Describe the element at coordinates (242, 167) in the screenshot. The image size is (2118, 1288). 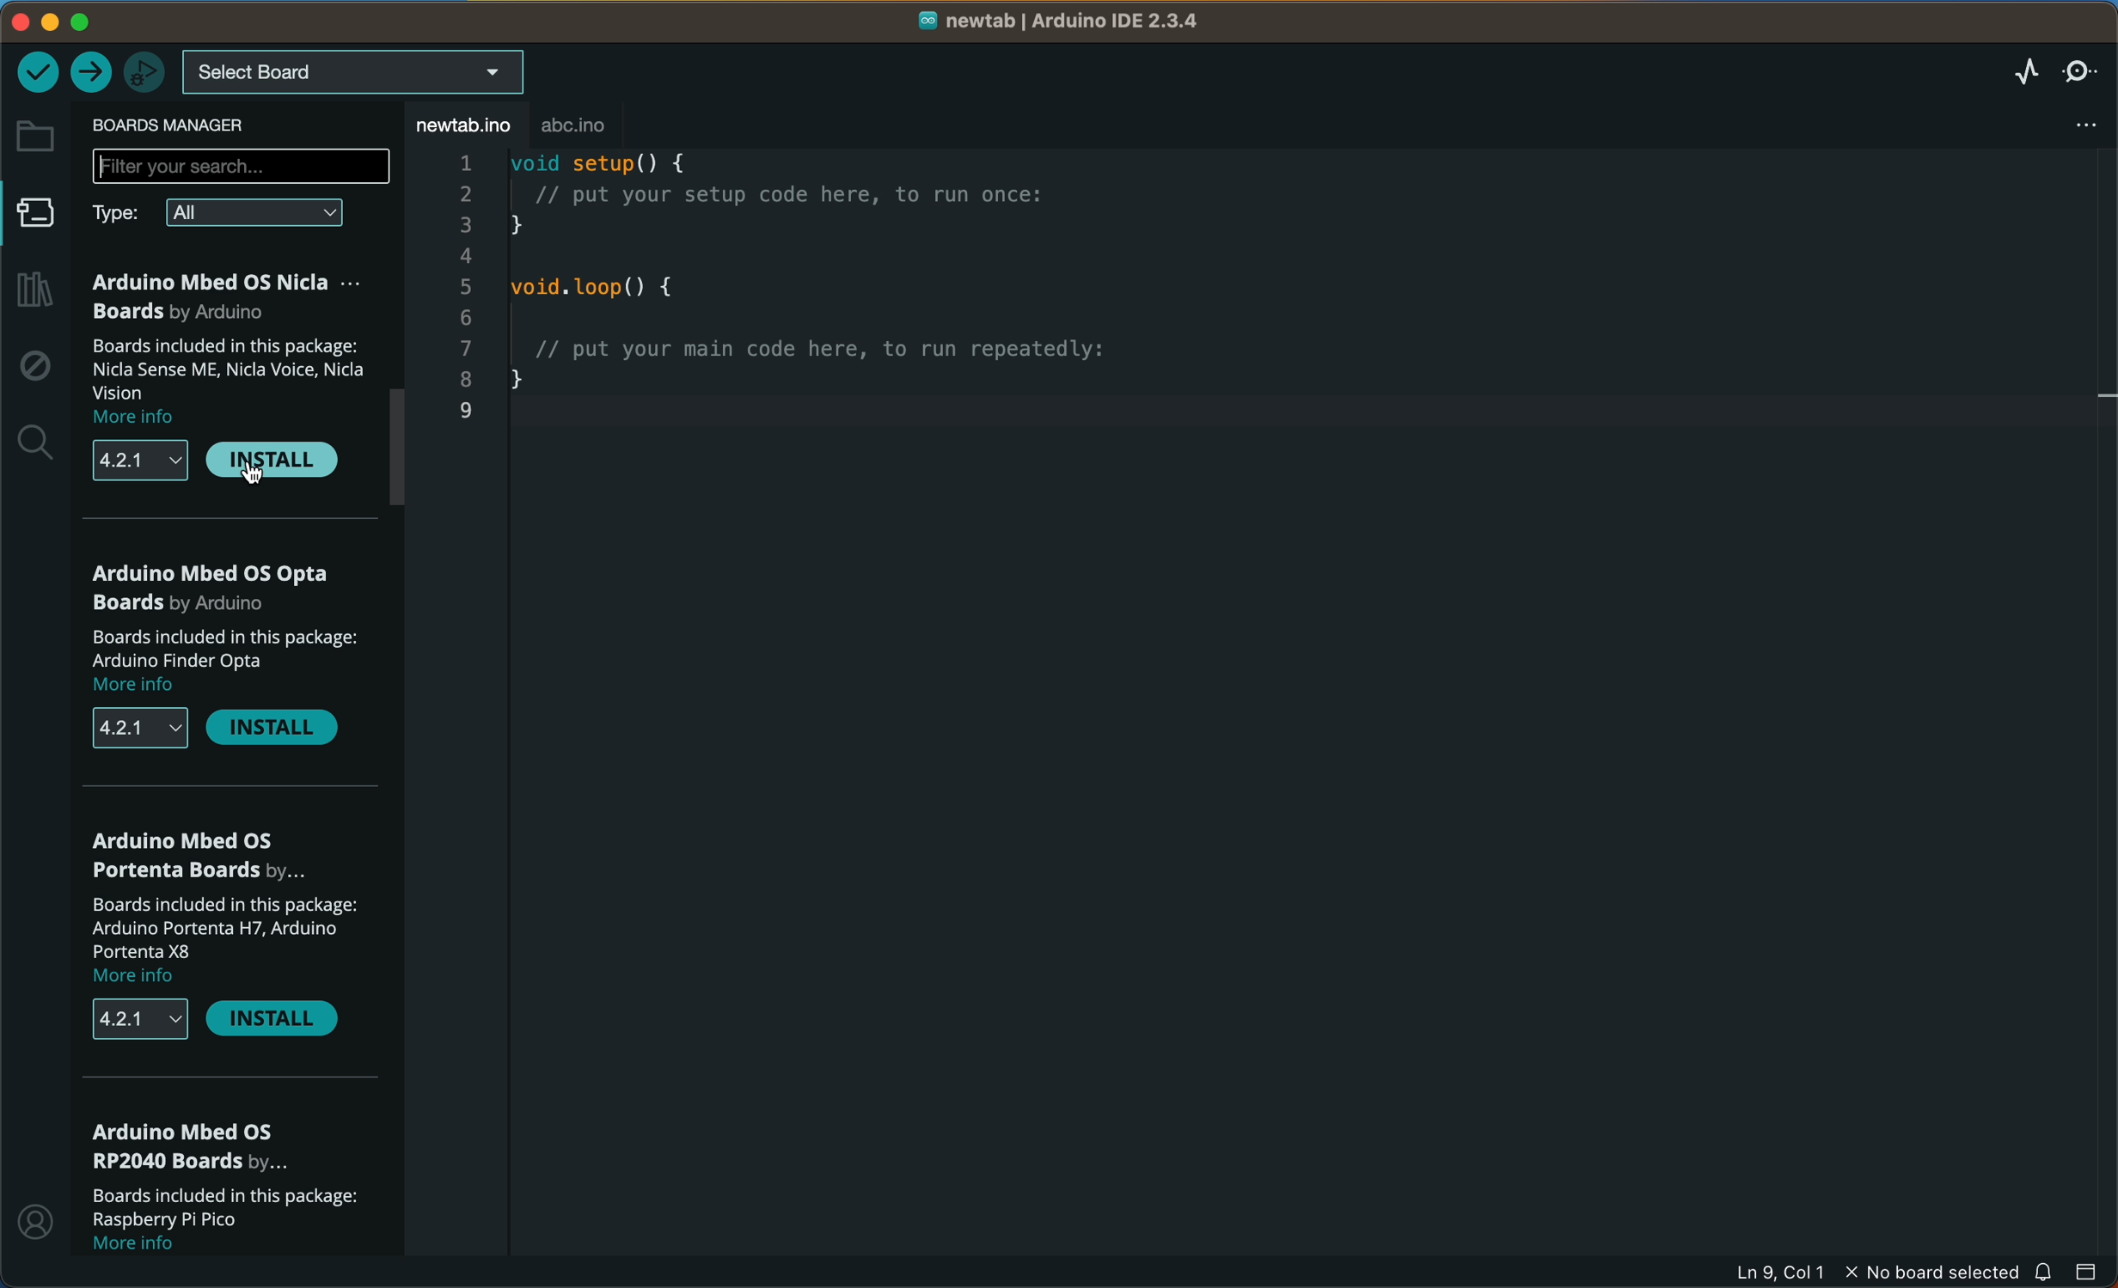
I see `search bar` at that location.